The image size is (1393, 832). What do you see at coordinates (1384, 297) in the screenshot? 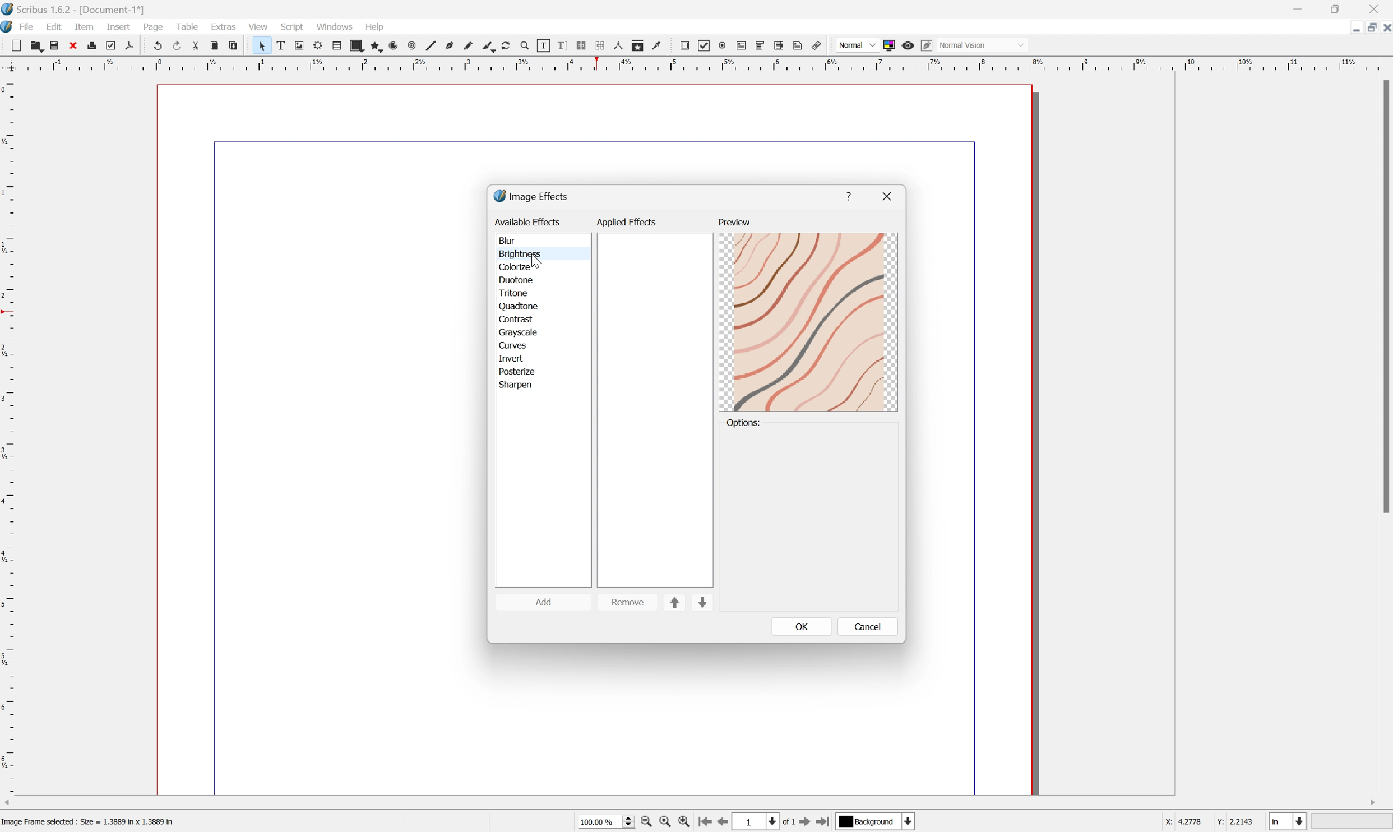
I see `Scroll bar` at bounding box center [1384, 297].